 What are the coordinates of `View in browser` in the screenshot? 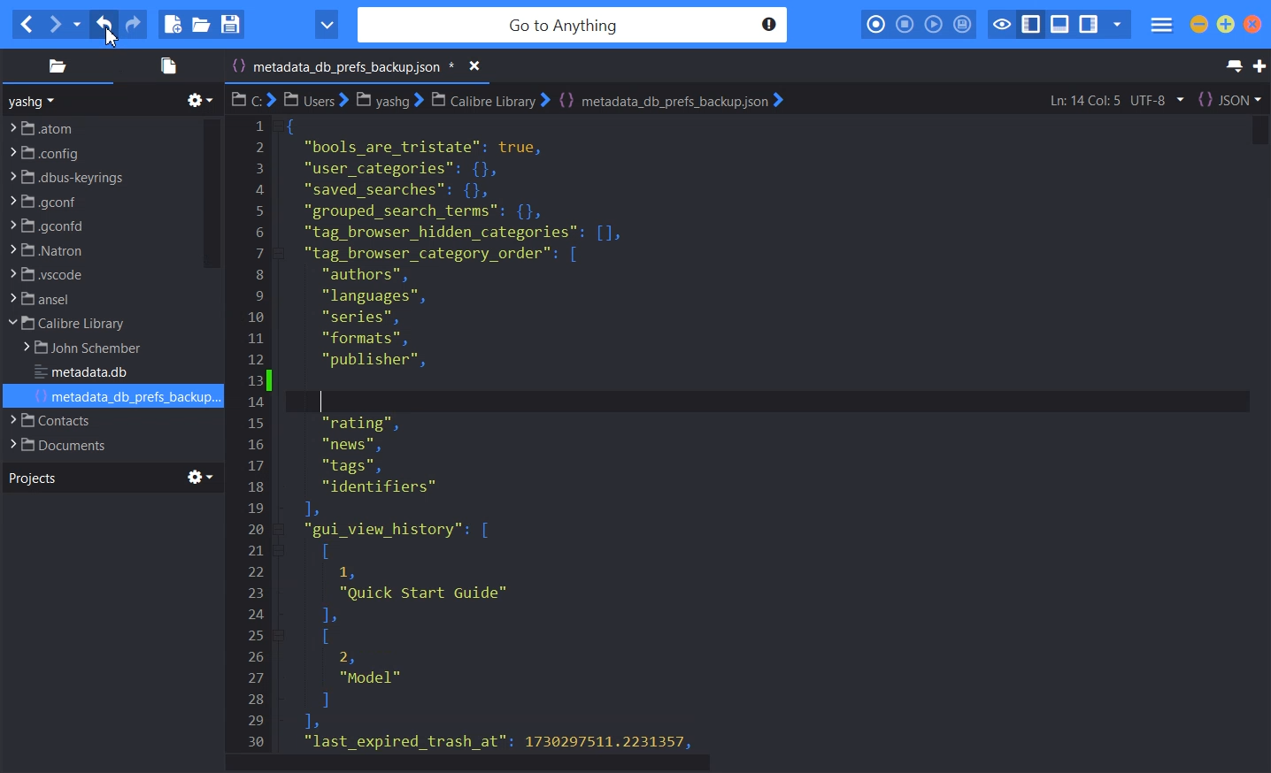 It's located at (327, 25).